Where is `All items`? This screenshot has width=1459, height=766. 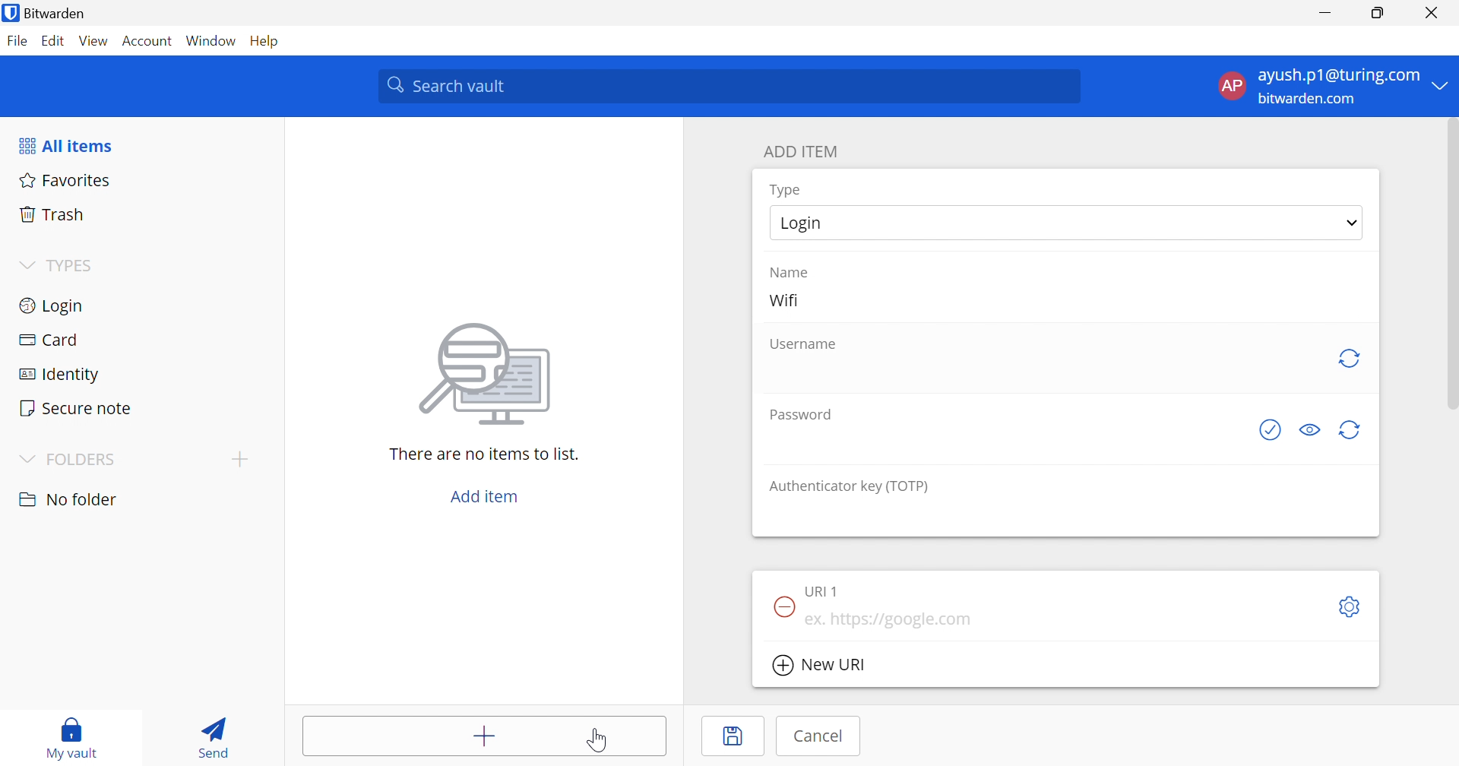
All items is located at coordinates (65, 146).